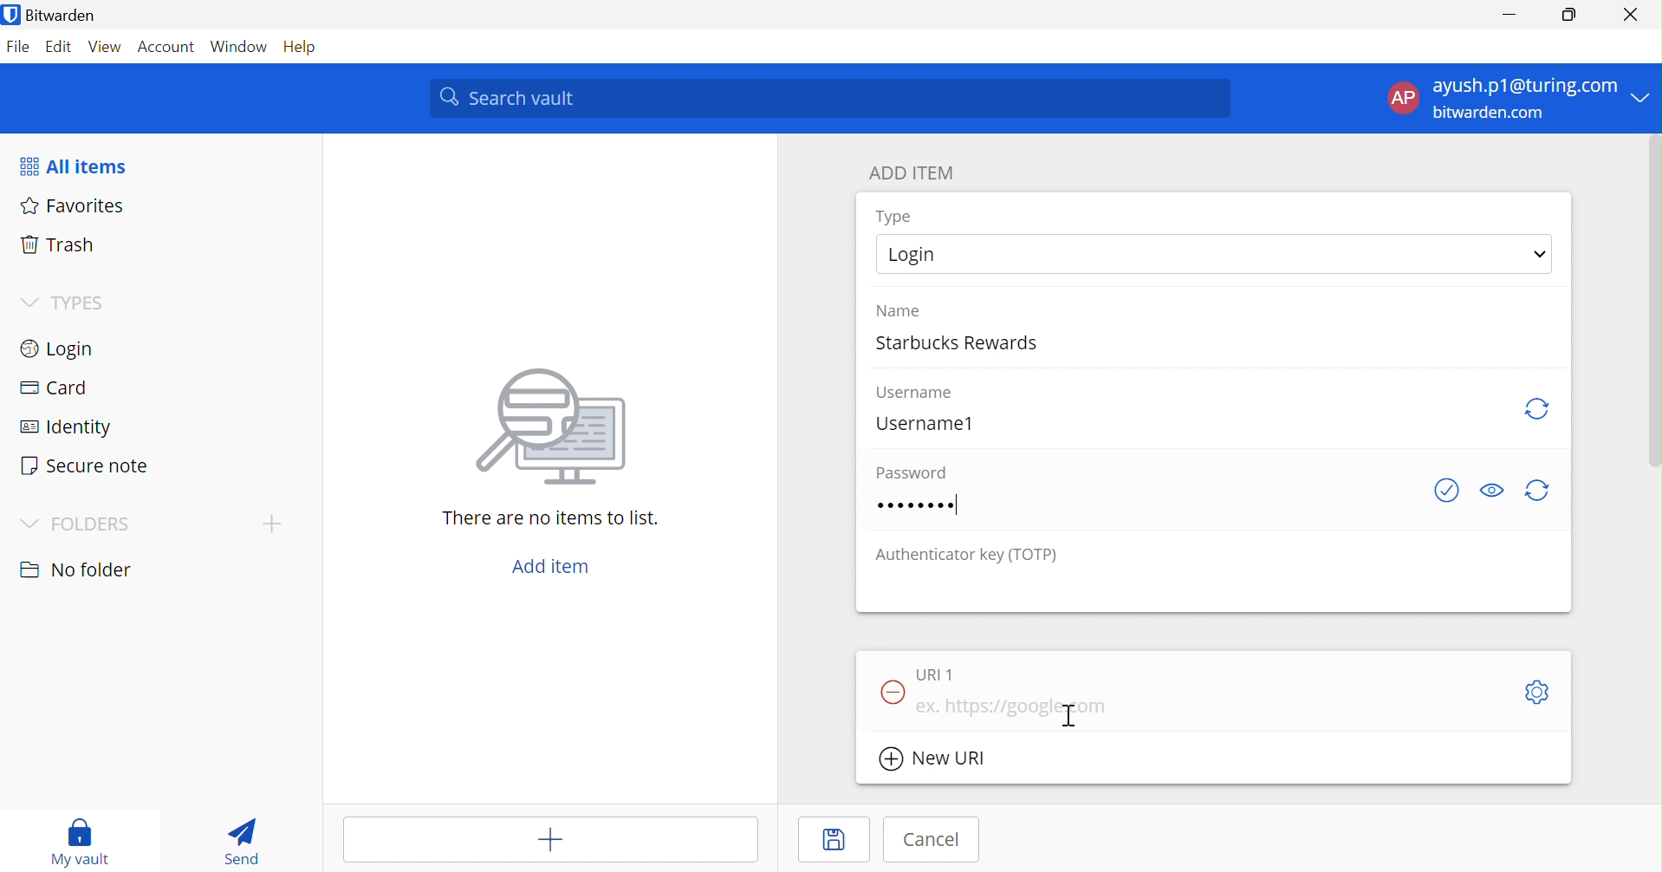 Image resolution: width=1662 pixels, height=872 pixels. I want to click on URI 1, so click(939, 674).